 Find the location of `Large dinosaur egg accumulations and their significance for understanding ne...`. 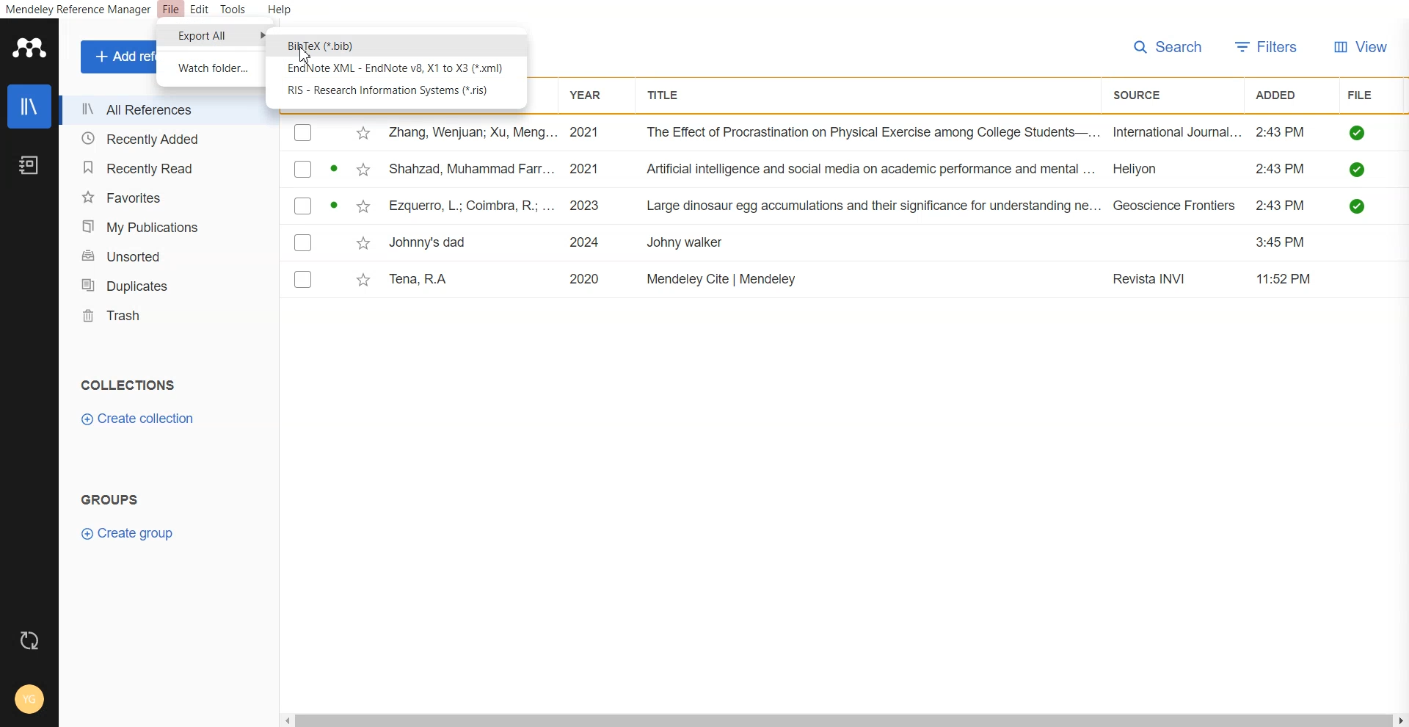

Large dinosaur egg accumulations and their significance for understanding ne... is located at coordinates (873, 206).